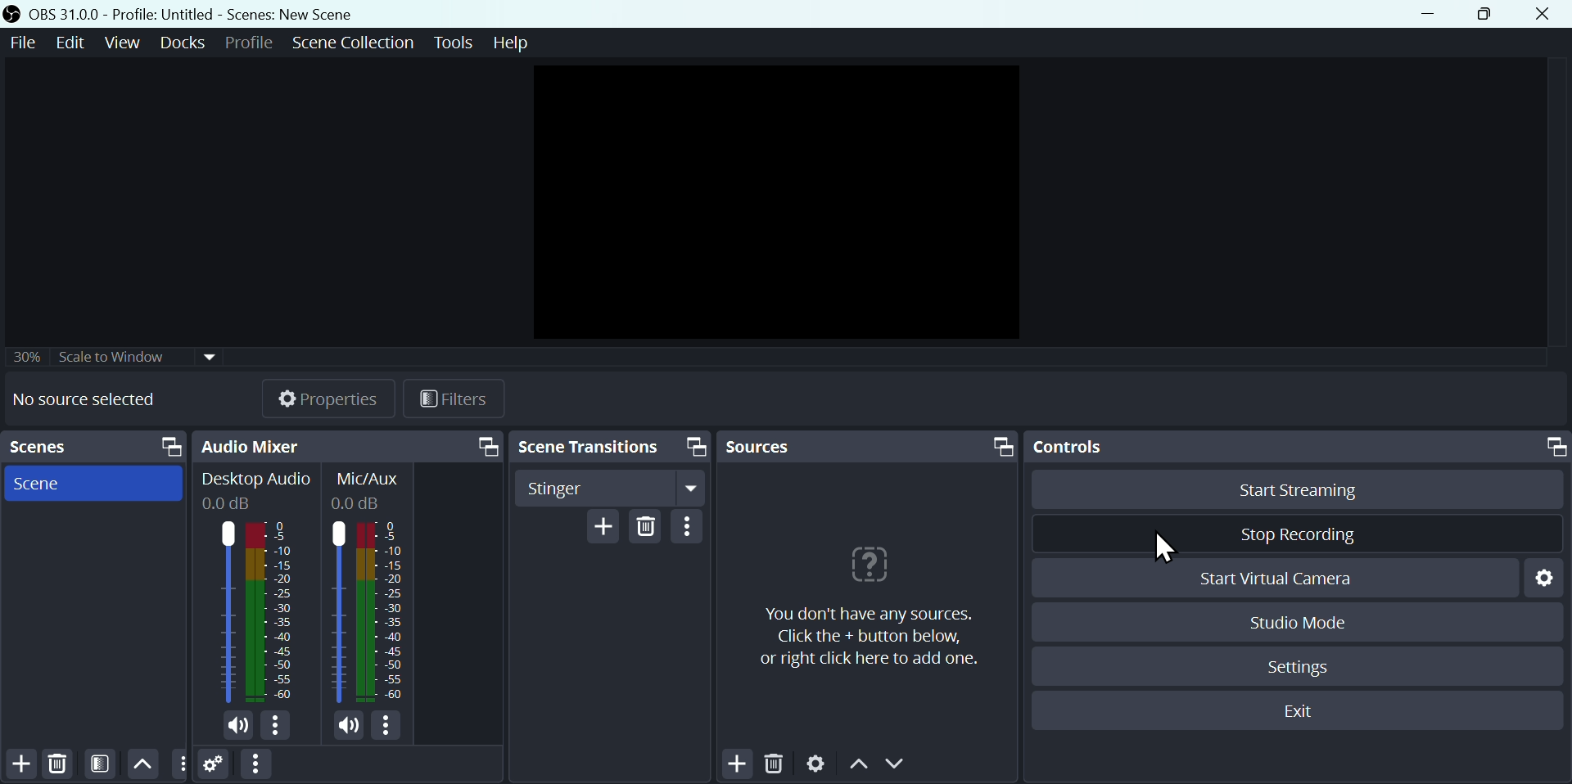  I want to click on 30% Scale to Window , so click(116, 358).